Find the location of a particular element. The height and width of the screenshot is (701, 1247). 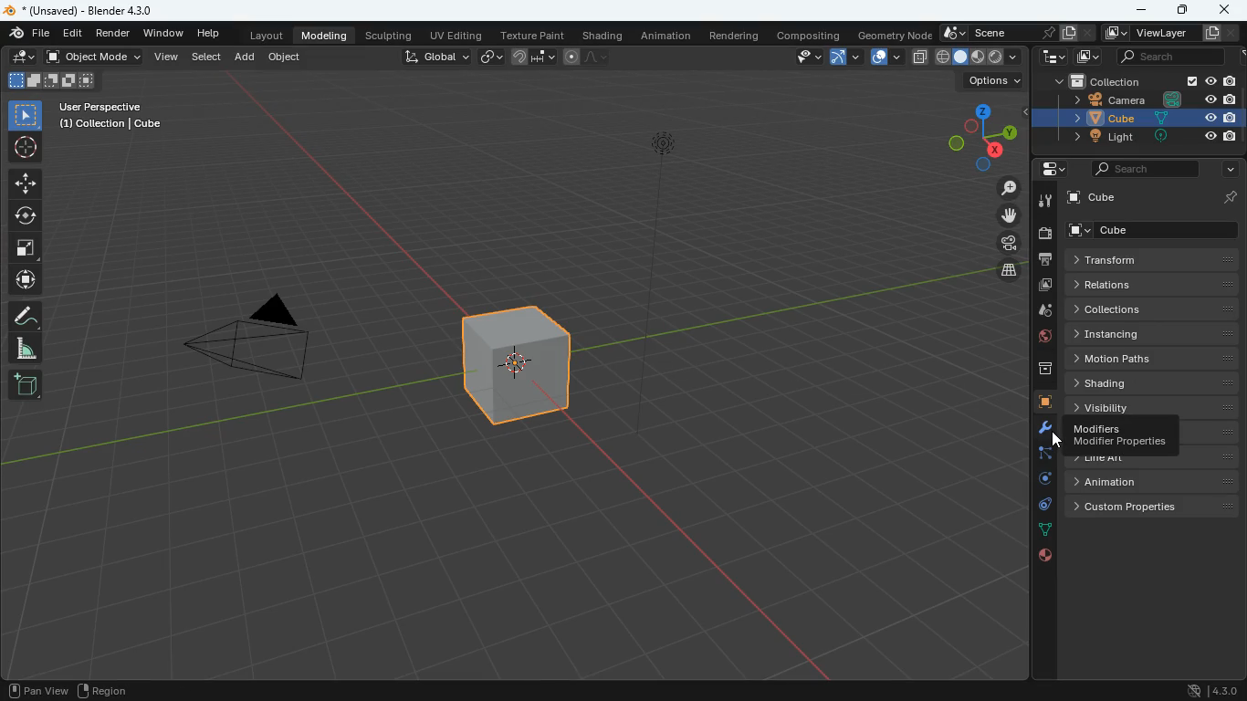

custom properties is located at coordinates (1153, 507).